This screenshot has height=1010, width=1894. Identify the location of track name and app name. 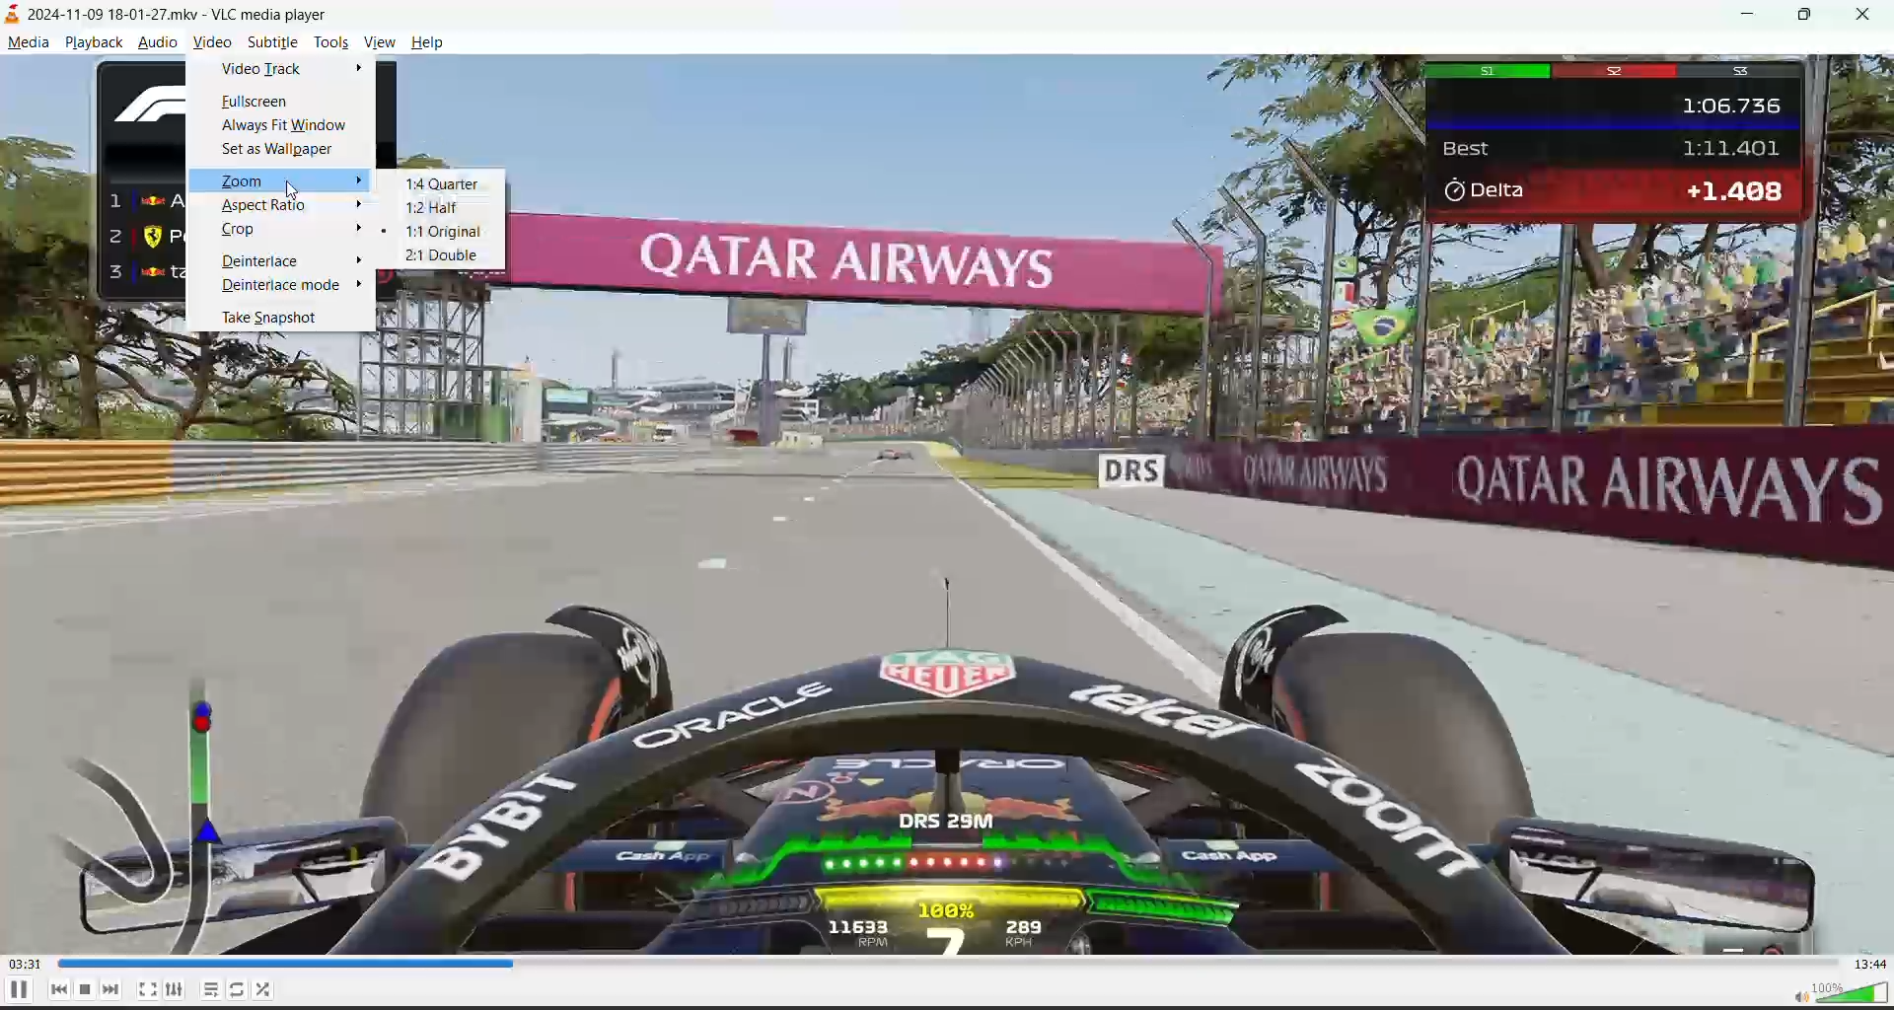
(184, 12).